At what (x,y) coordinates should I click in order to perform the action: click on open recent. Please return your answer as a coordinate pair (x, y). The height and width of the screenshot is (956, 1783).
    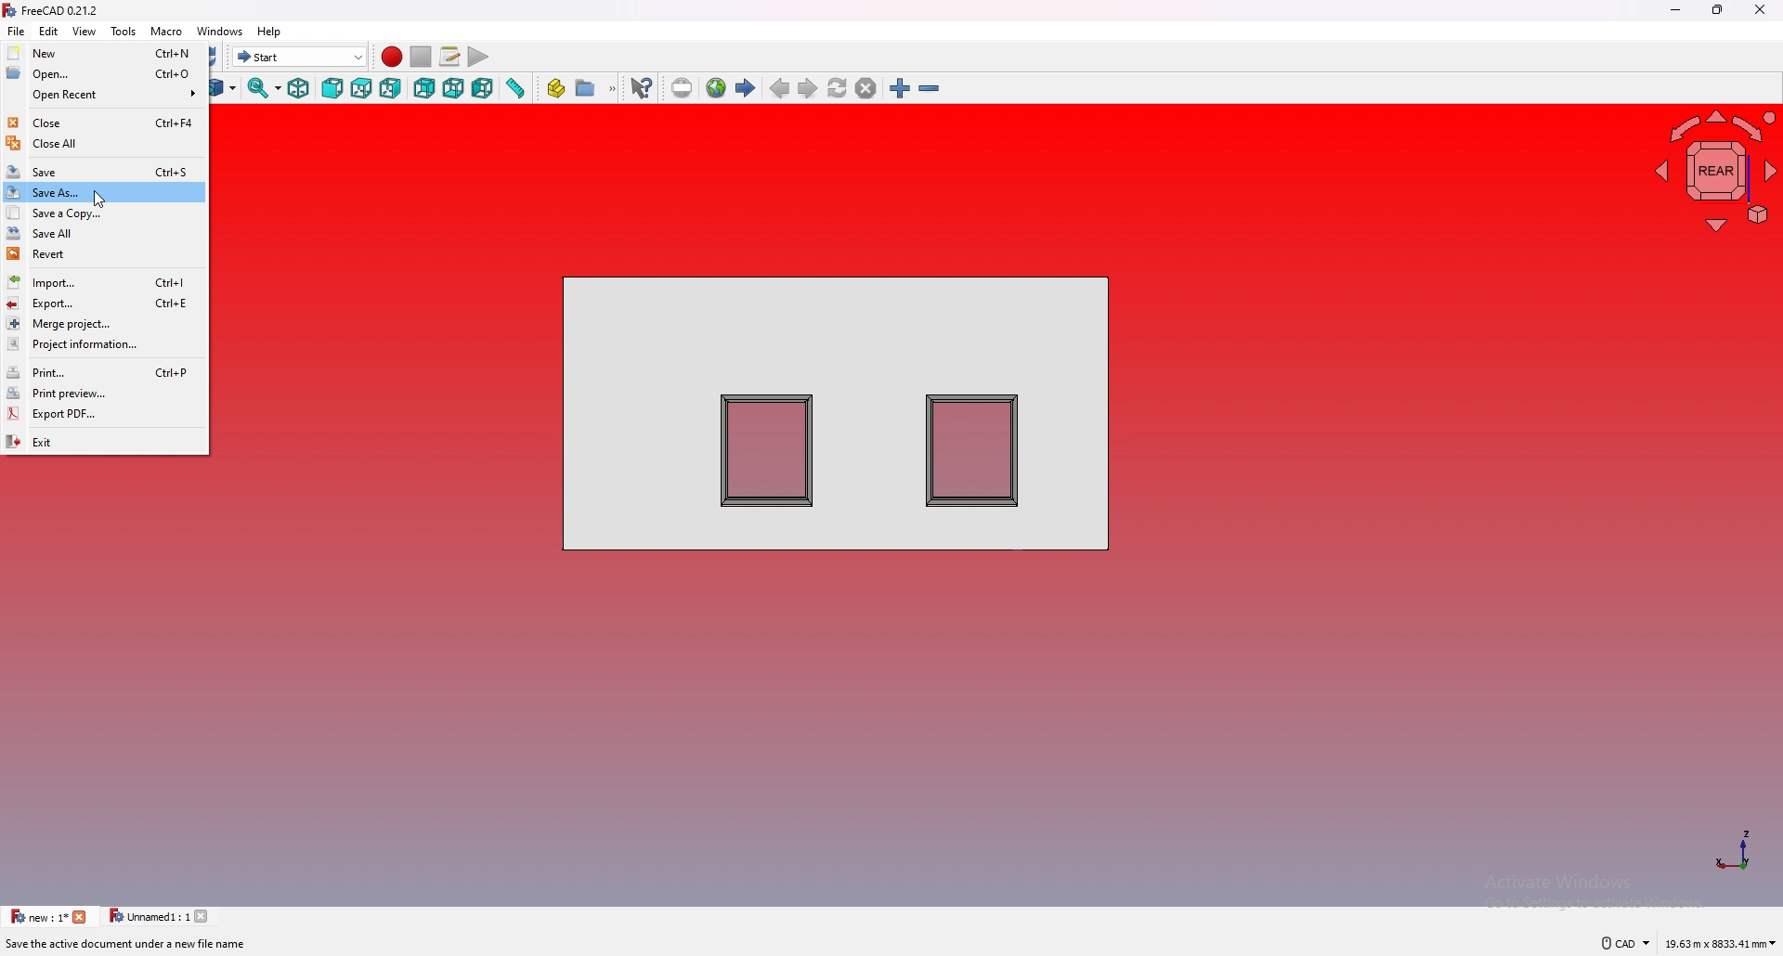
    Looking at the image, I should click on (105, 95).